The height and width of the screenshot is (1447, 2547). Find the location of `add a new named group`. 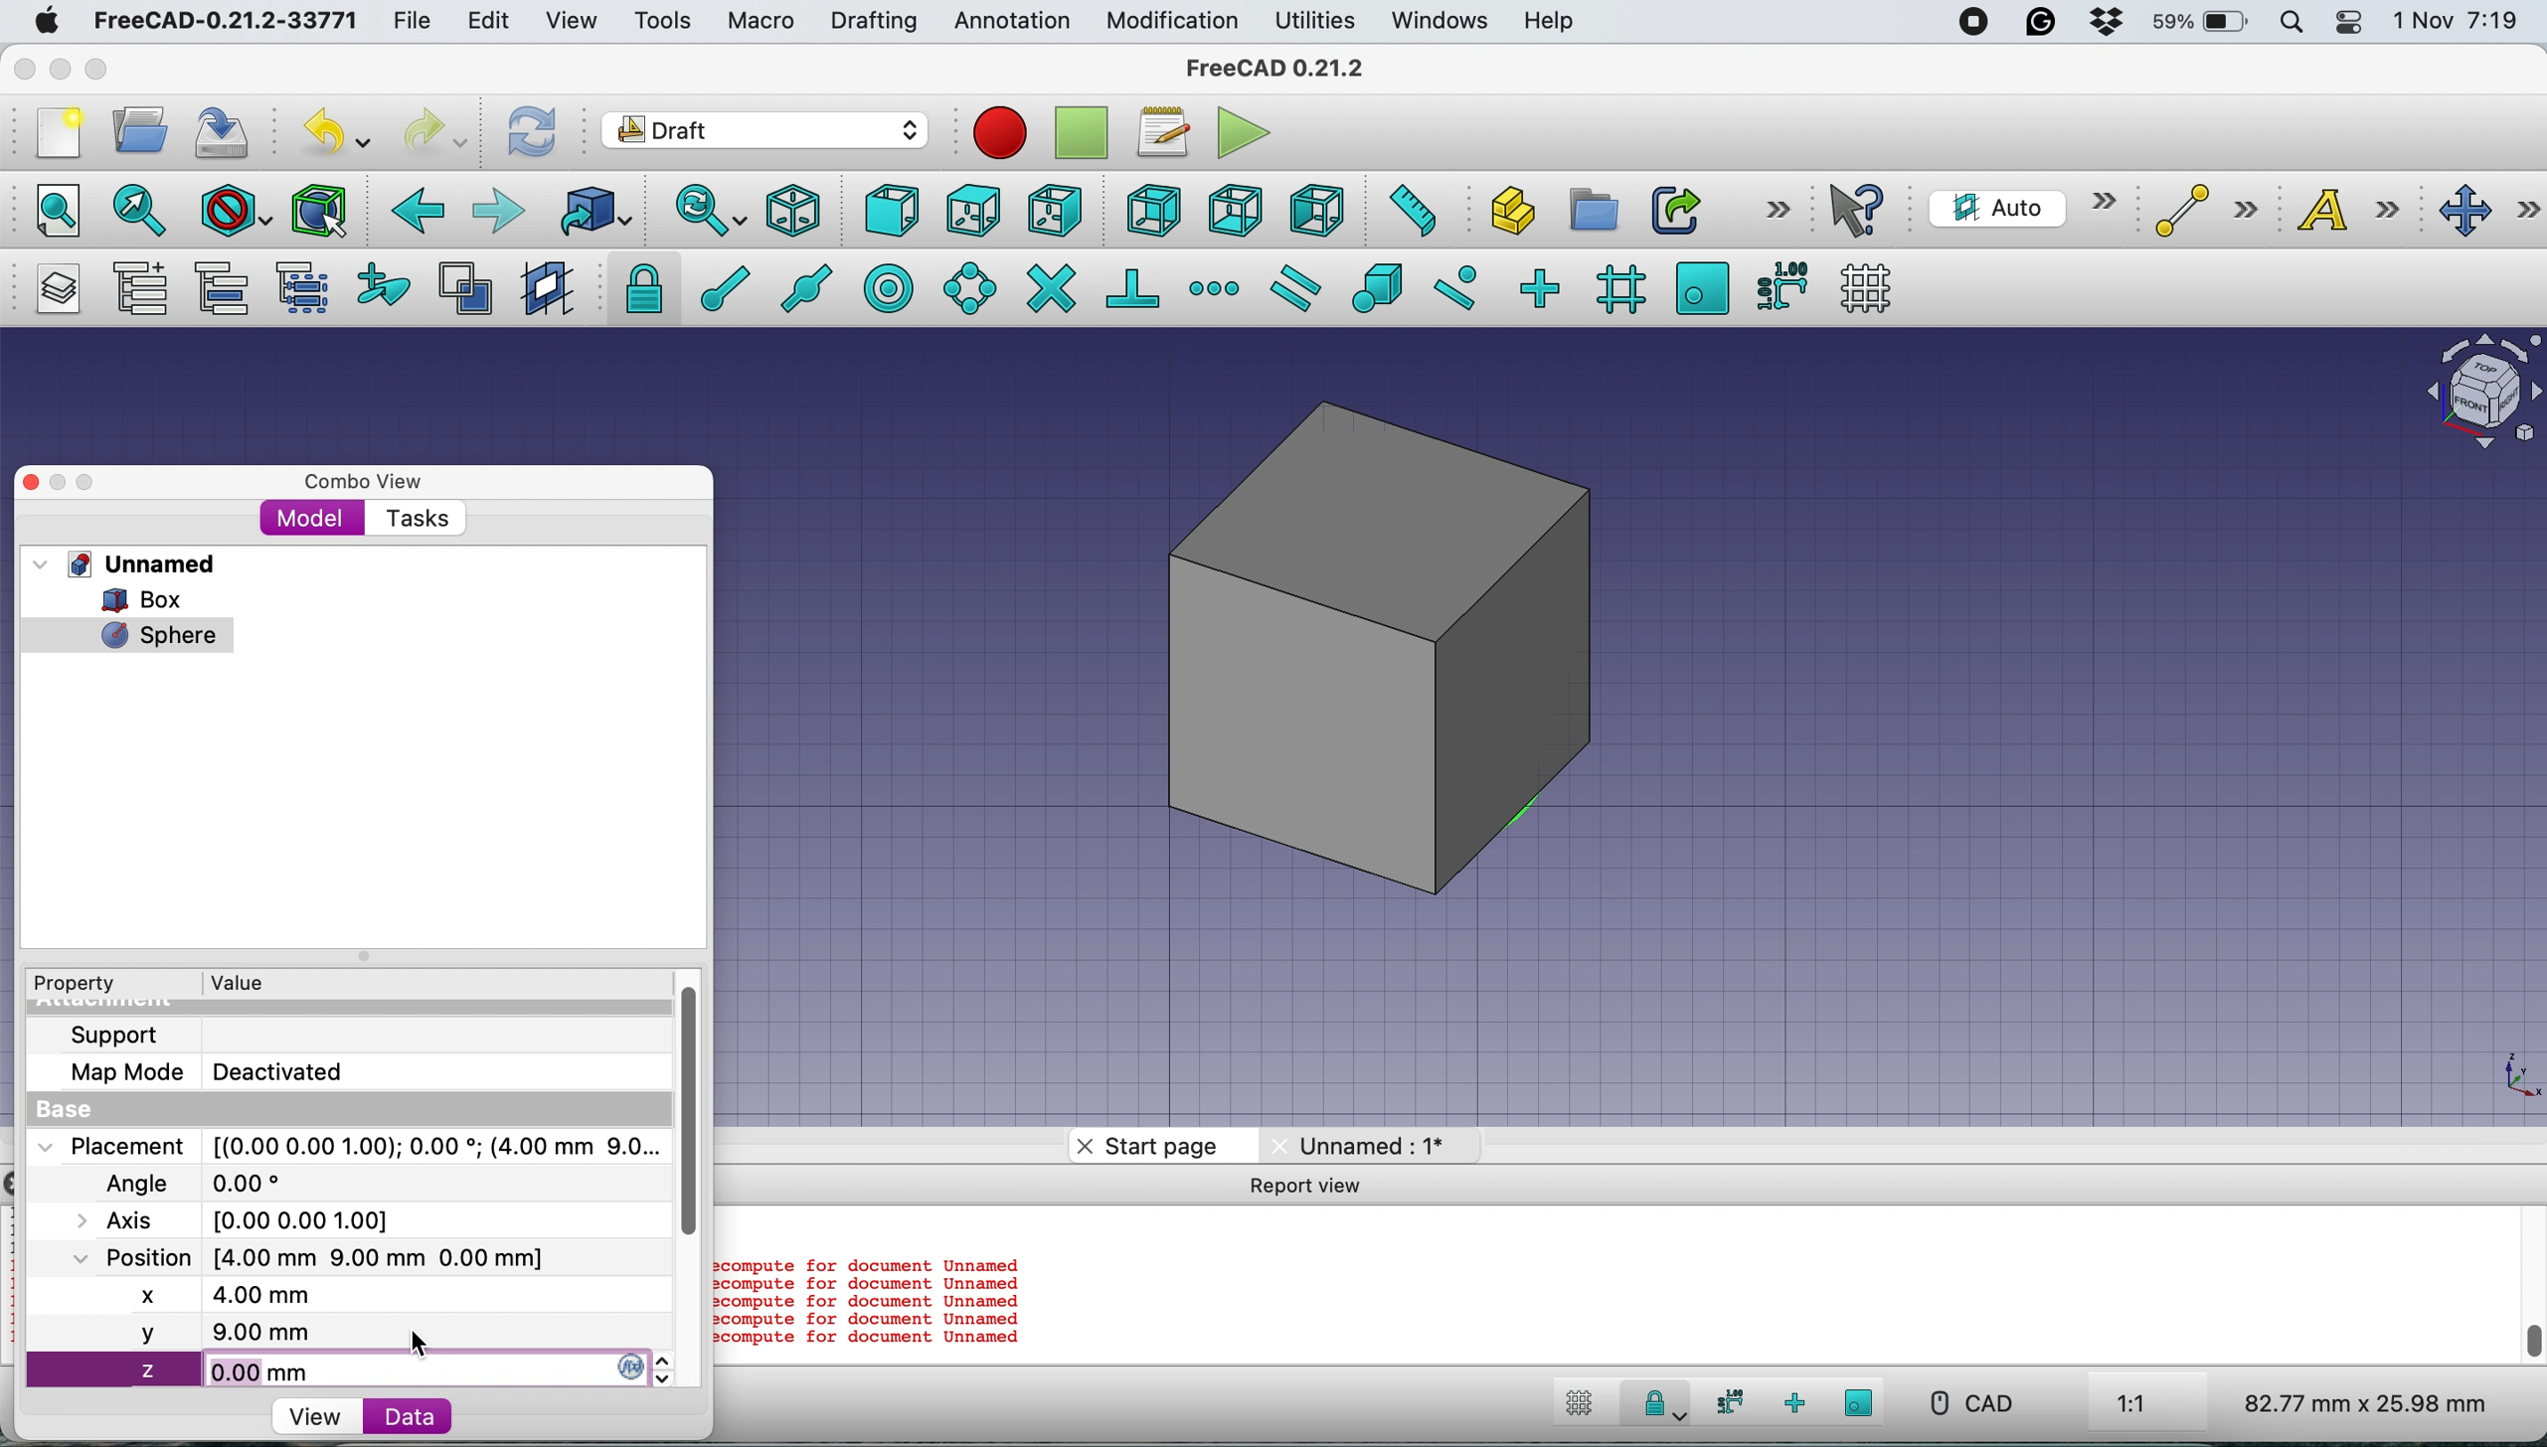

add a new named group is located at coordinates (139, 292).